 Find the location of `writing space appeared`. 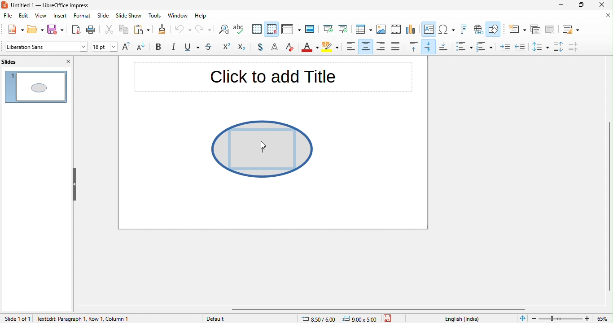

writing space appeared is located at coordinates (263, 150).